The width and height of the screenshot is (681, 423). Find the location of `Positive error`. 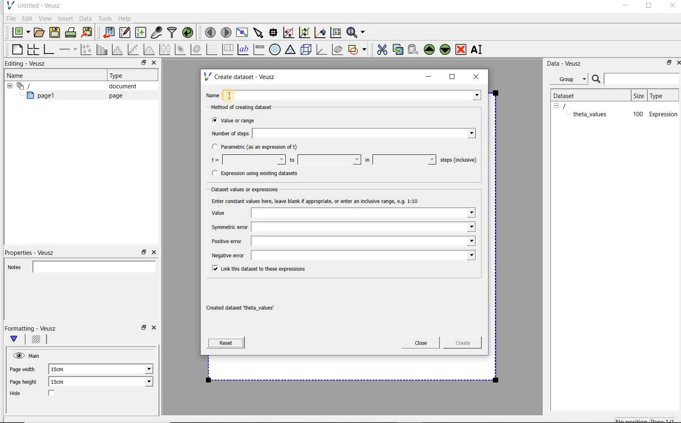

Positive error is located at coordinates (340, 243).